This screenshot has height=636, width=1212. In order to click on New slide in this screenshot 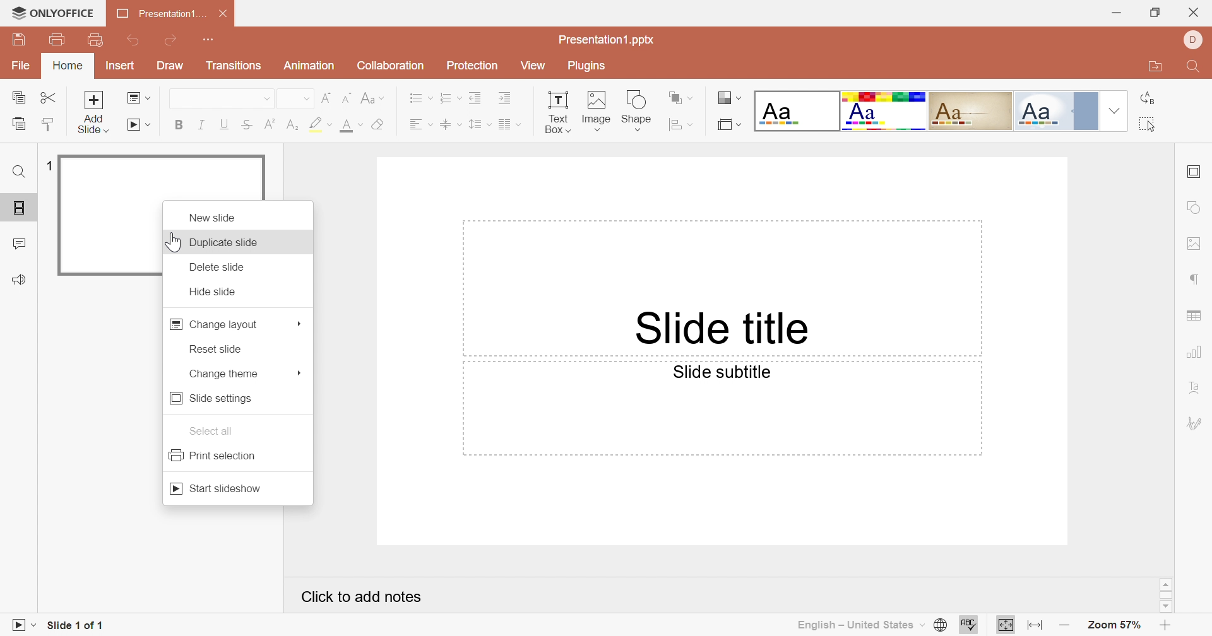, I will do `click(215, 220)`.